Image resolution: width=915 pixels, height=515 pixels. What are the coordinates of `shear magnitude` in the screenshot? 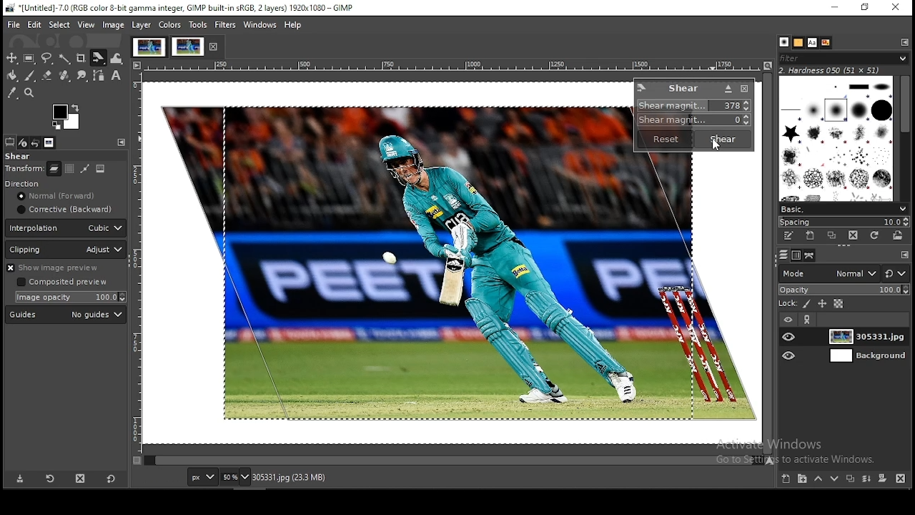 It's located at (696, 106).